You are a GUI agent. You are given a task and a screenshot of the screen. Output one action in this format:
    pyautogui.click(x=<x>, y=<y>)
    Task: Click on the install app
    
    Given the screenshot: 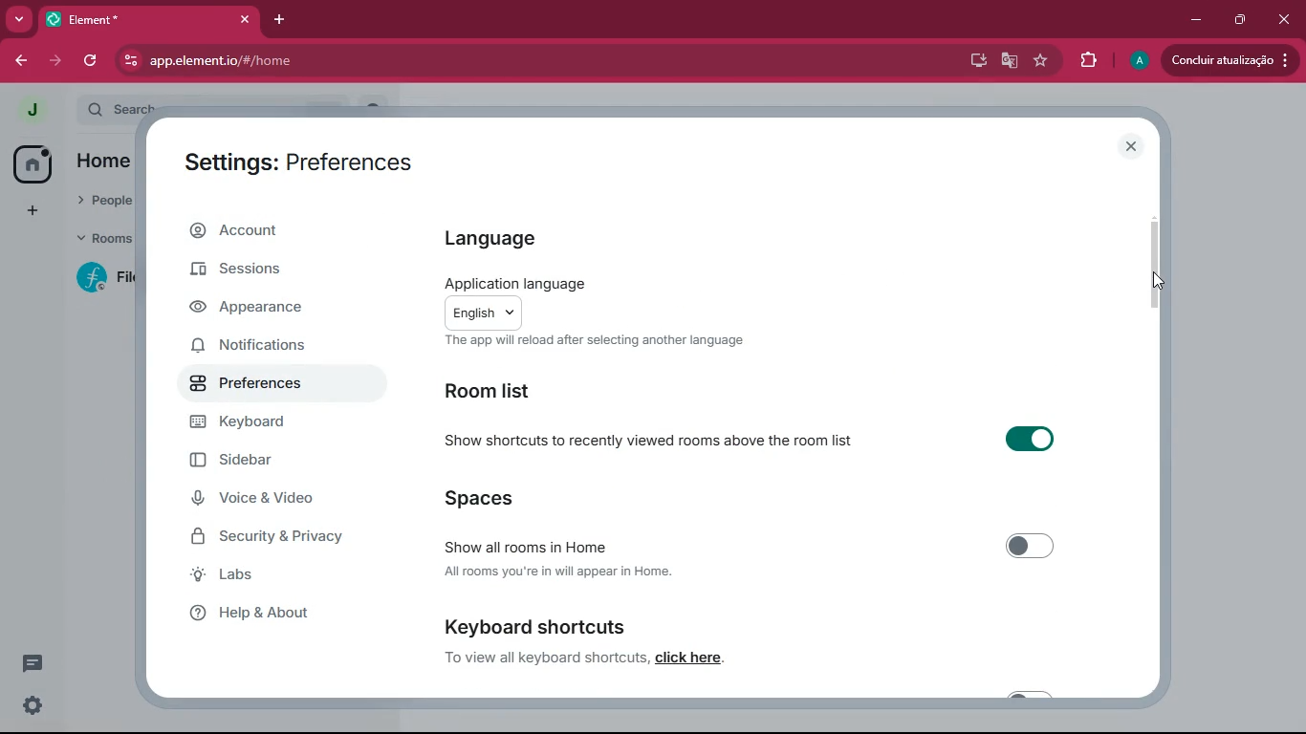 What is the action you would take?
    pyautogui.click(x=971, y=58)
    